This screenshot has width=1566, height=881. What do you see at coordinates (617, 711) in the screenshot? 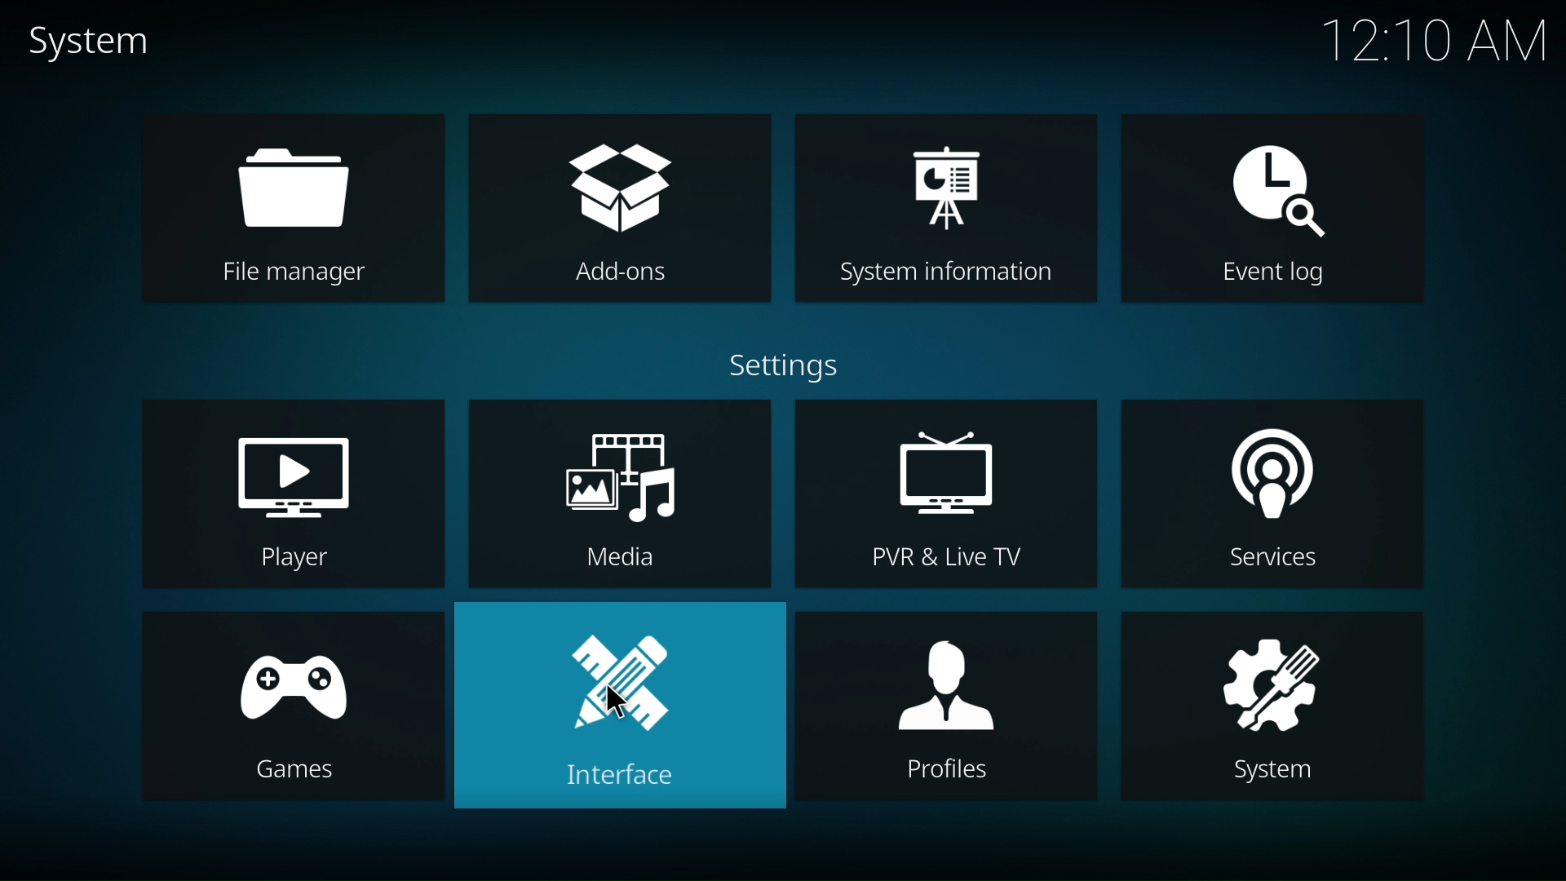
I see `cursor` at bounding box center [617, 711].